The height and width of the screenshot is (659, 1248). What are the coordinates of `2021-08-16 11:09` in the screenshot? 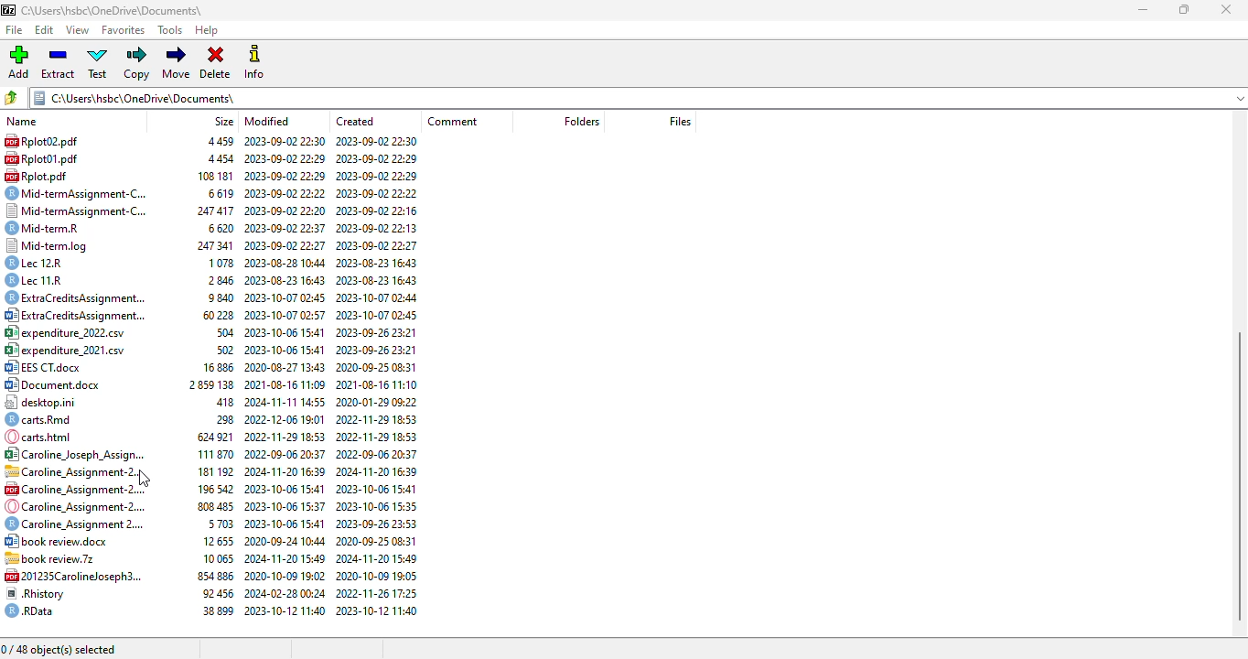 It's located at (285, 385).